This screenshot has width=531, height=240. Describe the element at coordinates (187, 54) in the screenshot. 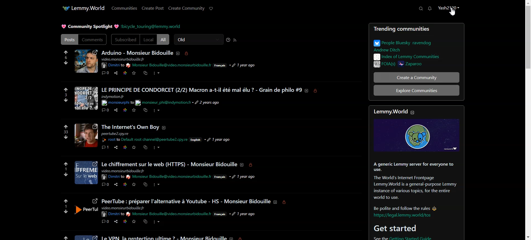

I see `Locked` at that location.